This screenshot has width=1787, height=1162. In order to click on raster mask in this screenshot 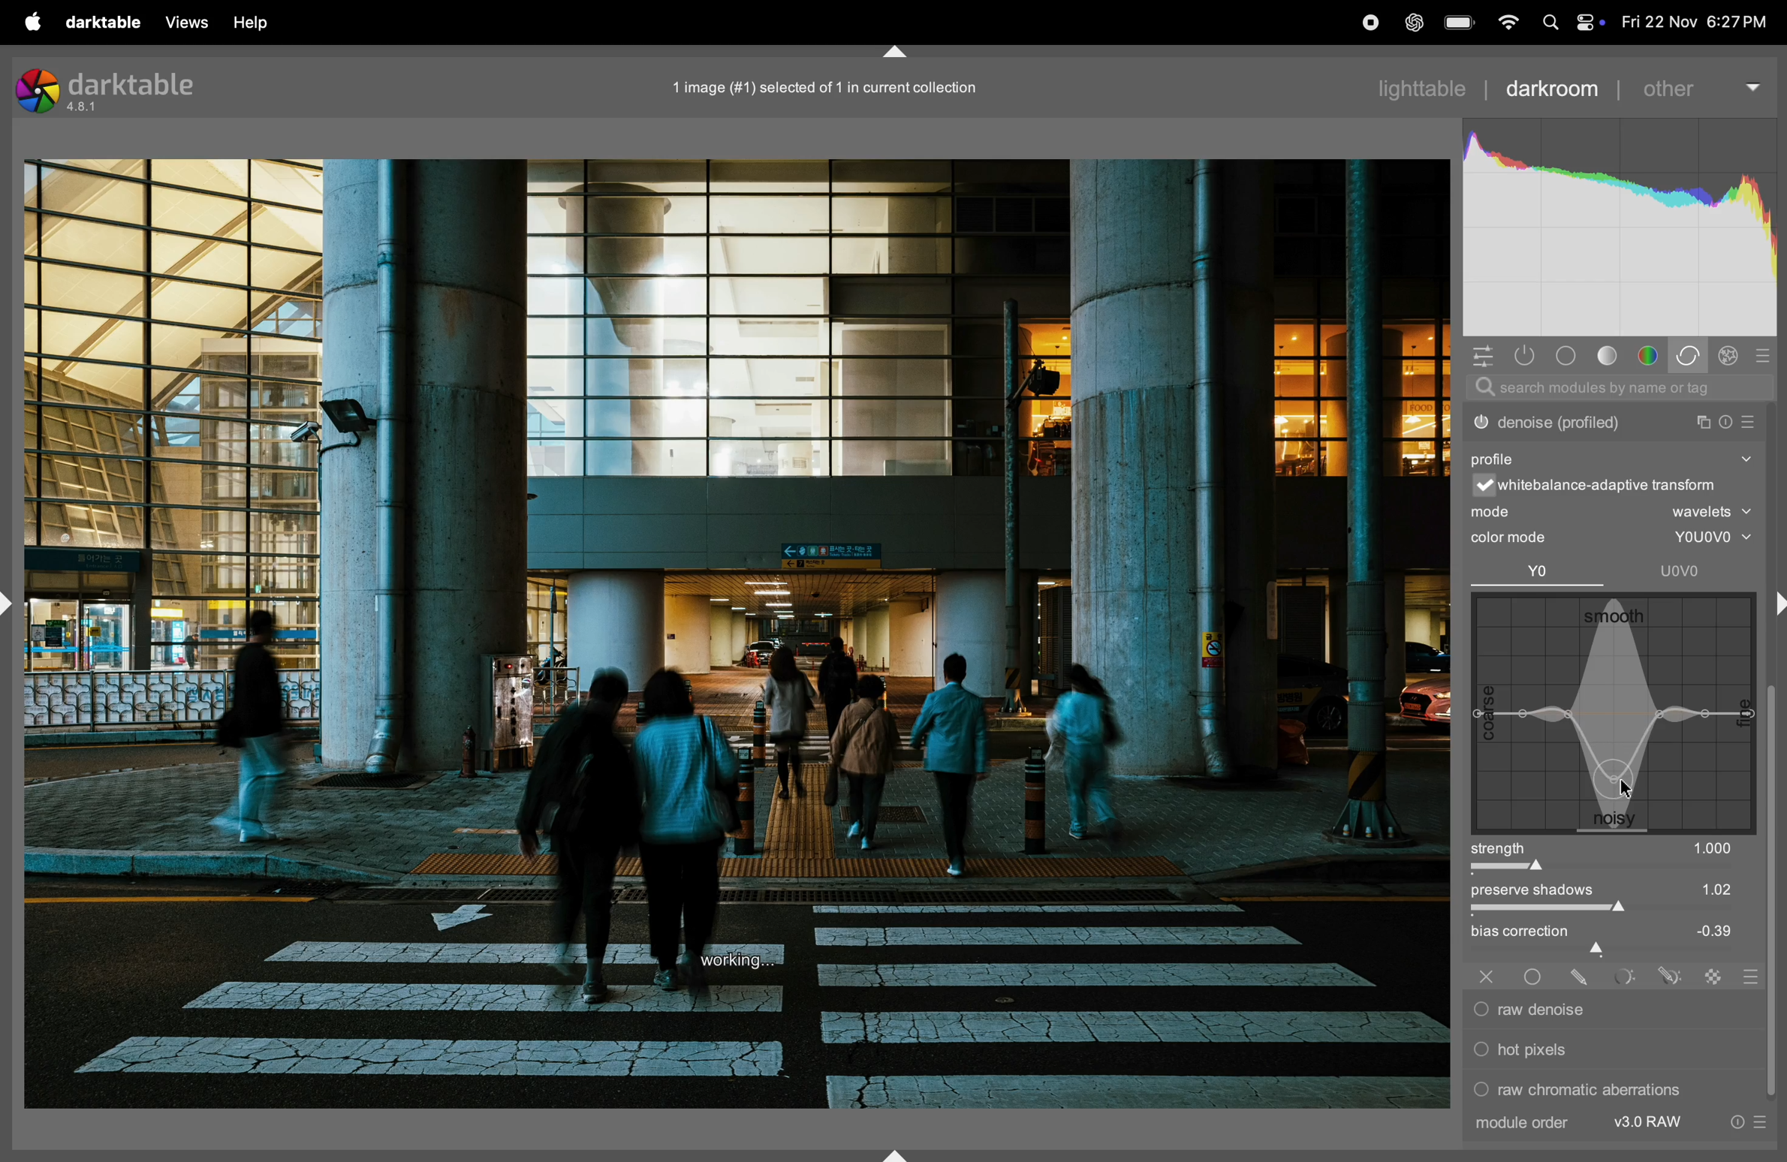, I will do `click(1716, 976)`.